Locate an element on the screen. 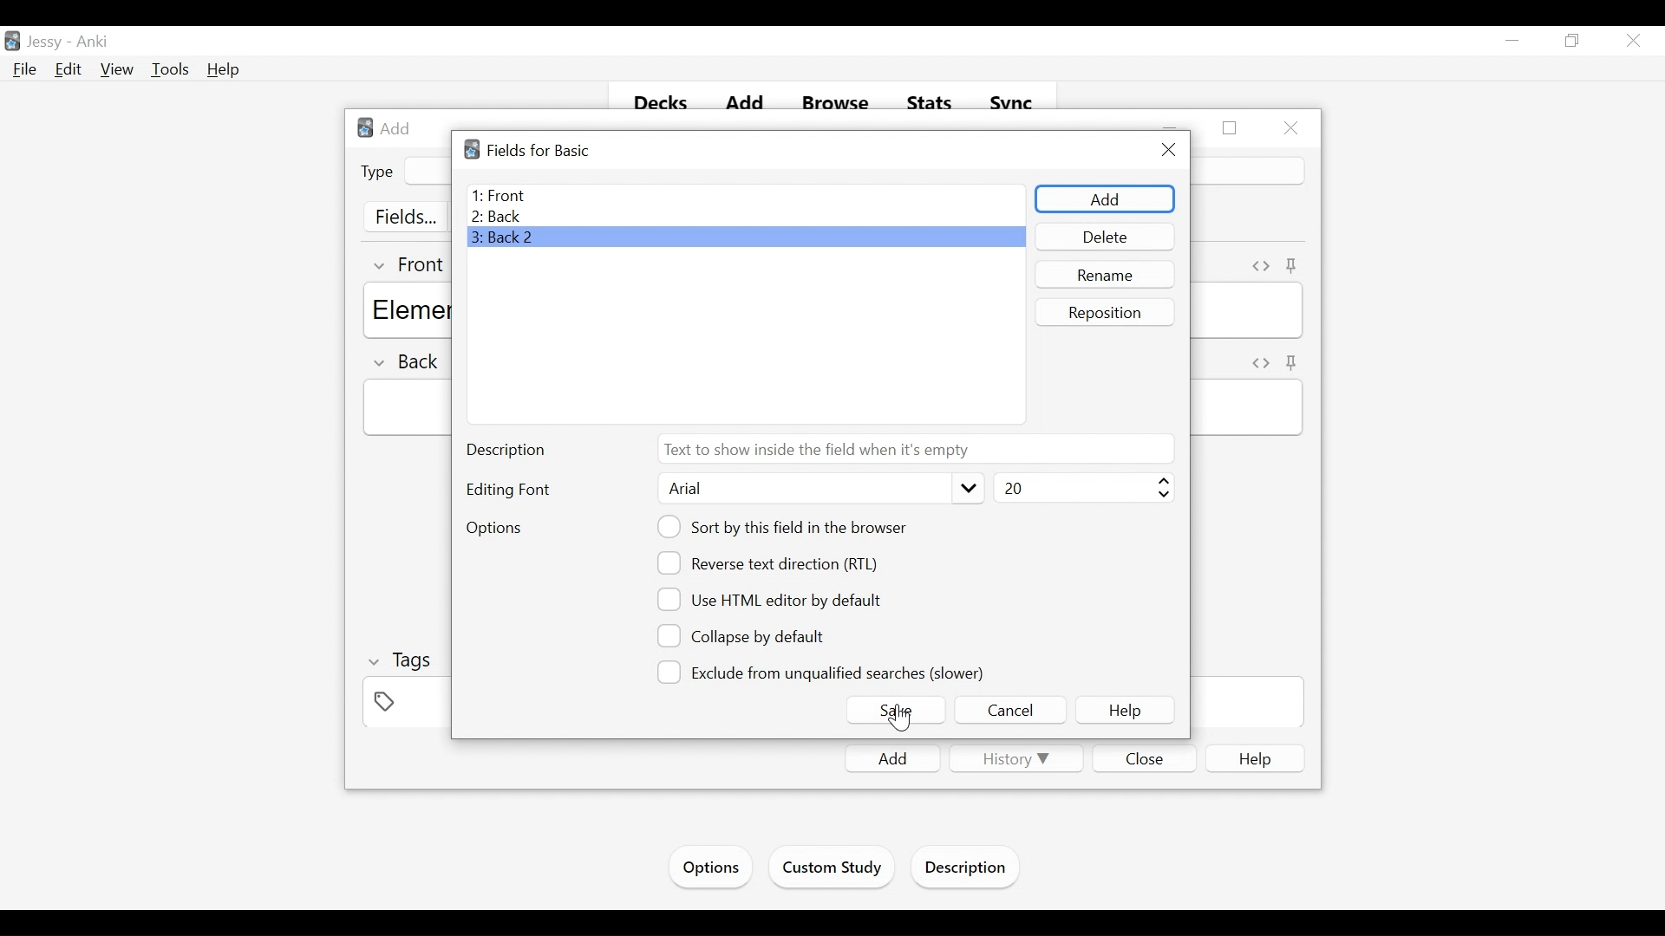  Add is located at coordinates (1107, 198).